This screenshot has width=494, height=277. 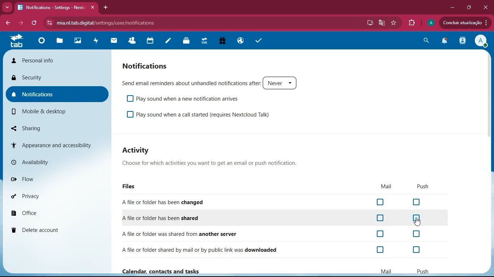 What do you see at coordinates (381, 250) in the screenshot?
I see `off` at bounding box center [381, 250].